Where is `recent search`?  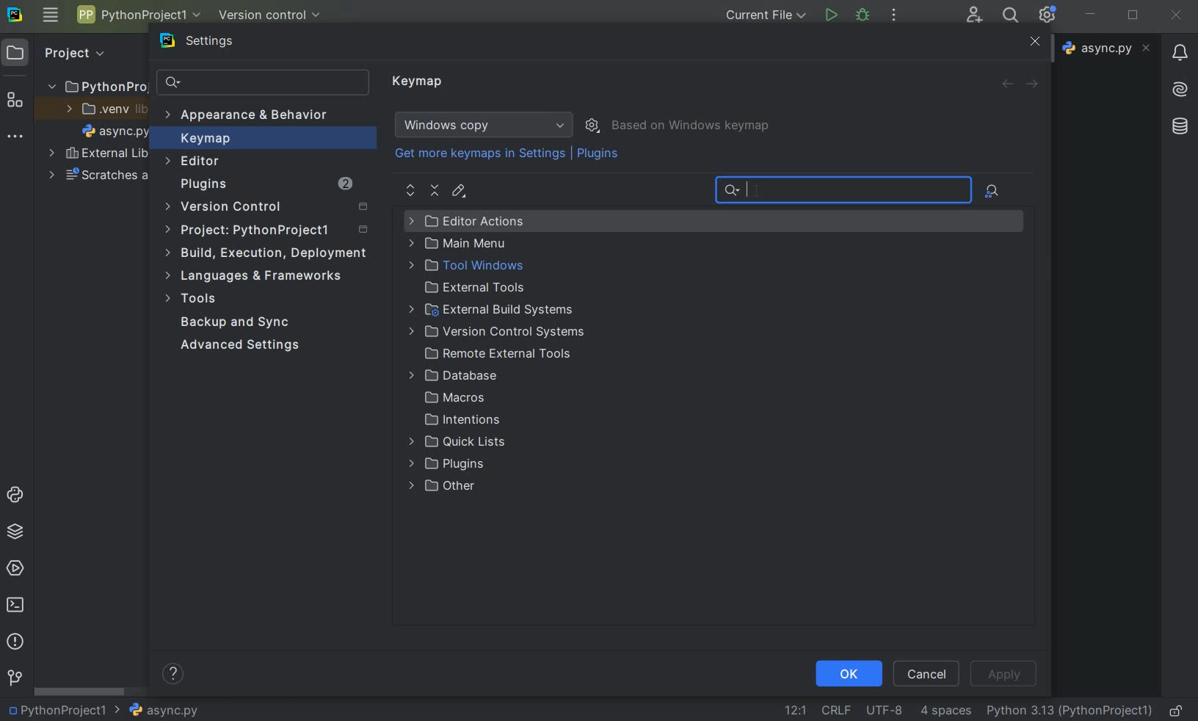
recent search is located at coordinates (841, 191).